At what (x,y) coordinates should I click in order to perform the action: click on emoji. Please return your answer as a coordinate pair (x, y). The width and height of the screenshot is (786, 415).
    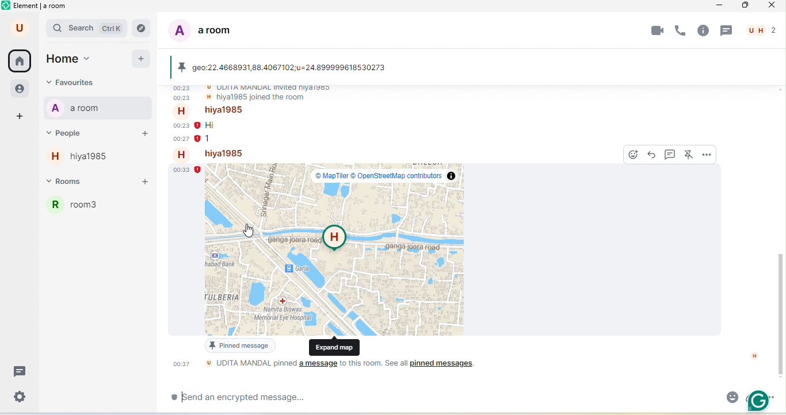
    Looking at the image, I should click on (729, 398).